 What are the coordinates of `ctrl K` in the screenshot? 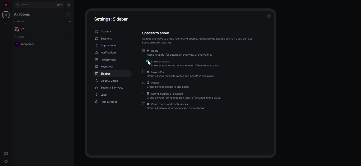 It's located at (58, 4).